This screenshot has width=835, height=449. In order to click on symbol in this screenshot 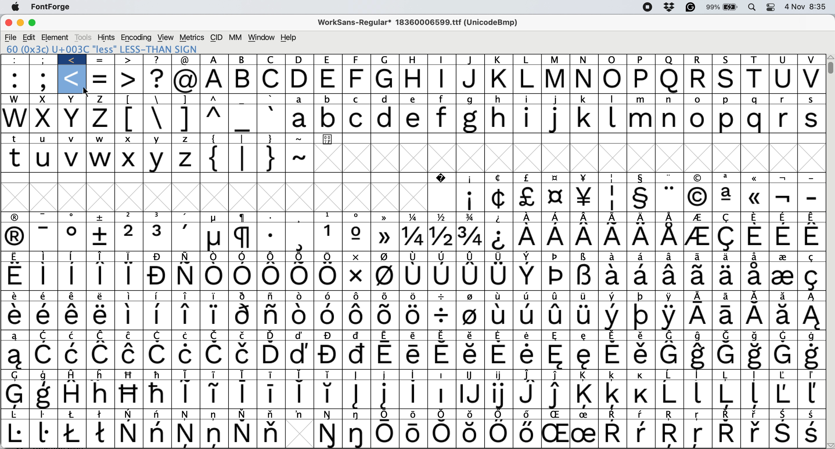, I will do `click(441, 395)`.